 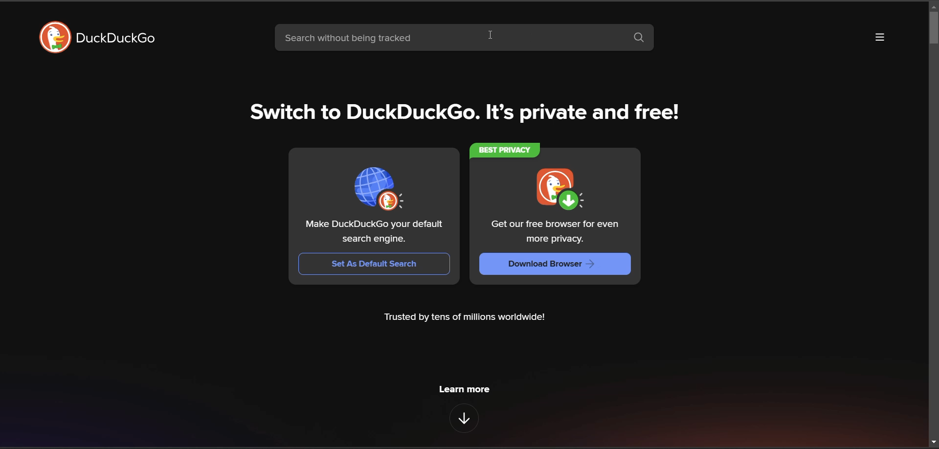 I want to click on Get our free browser for even more privacy., so click(x=551, y=232).